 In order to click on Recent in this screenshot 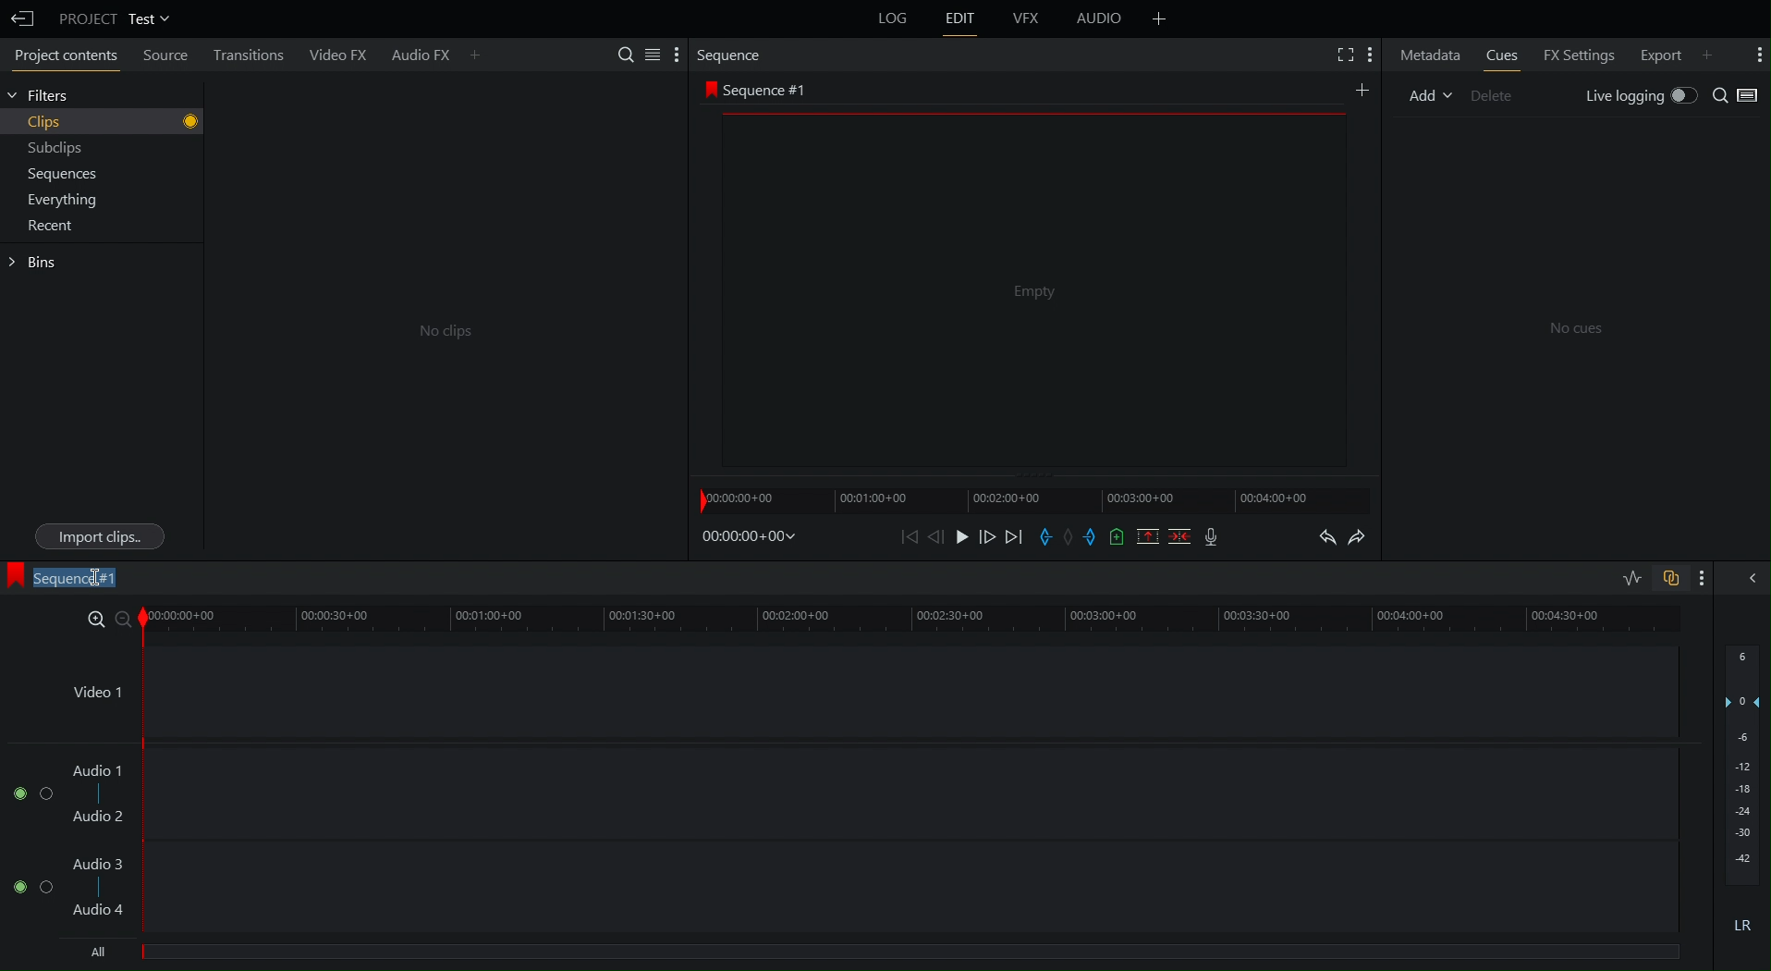, I will do `click(46, 229)`.